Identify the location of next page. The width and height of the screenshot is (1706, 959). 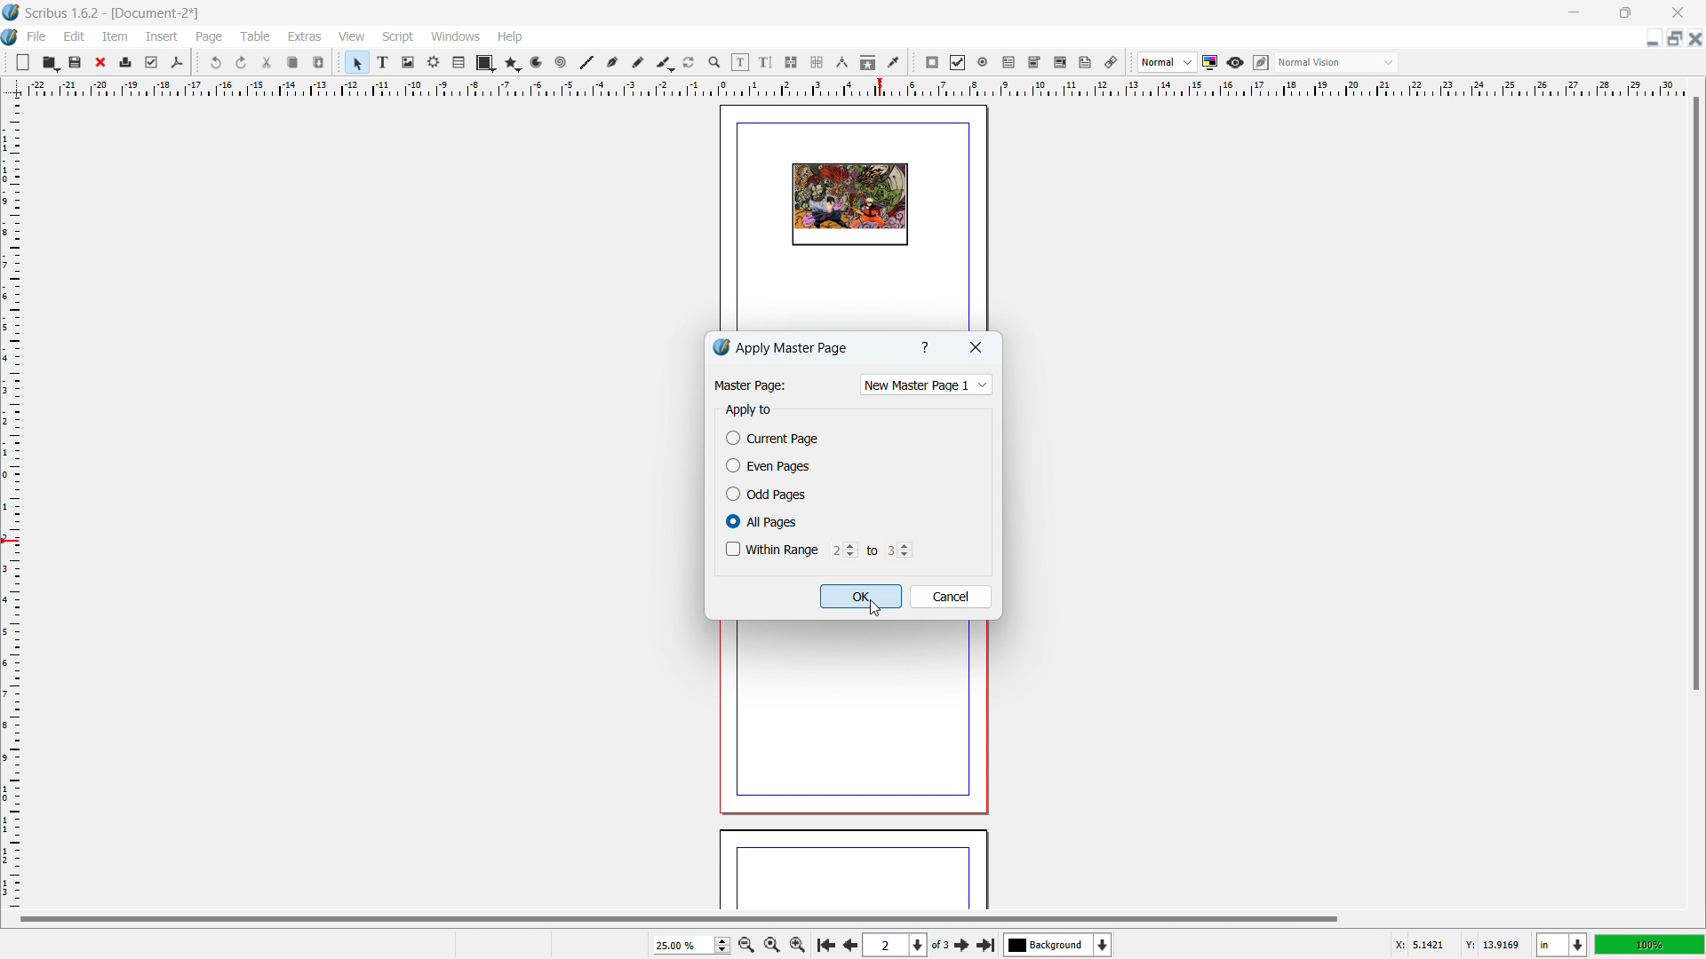
(963, 944).